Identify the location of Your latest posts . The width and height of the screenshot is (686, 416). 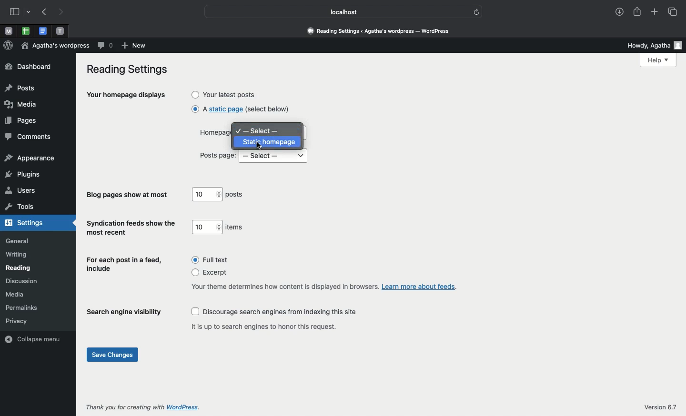
(224, 94).